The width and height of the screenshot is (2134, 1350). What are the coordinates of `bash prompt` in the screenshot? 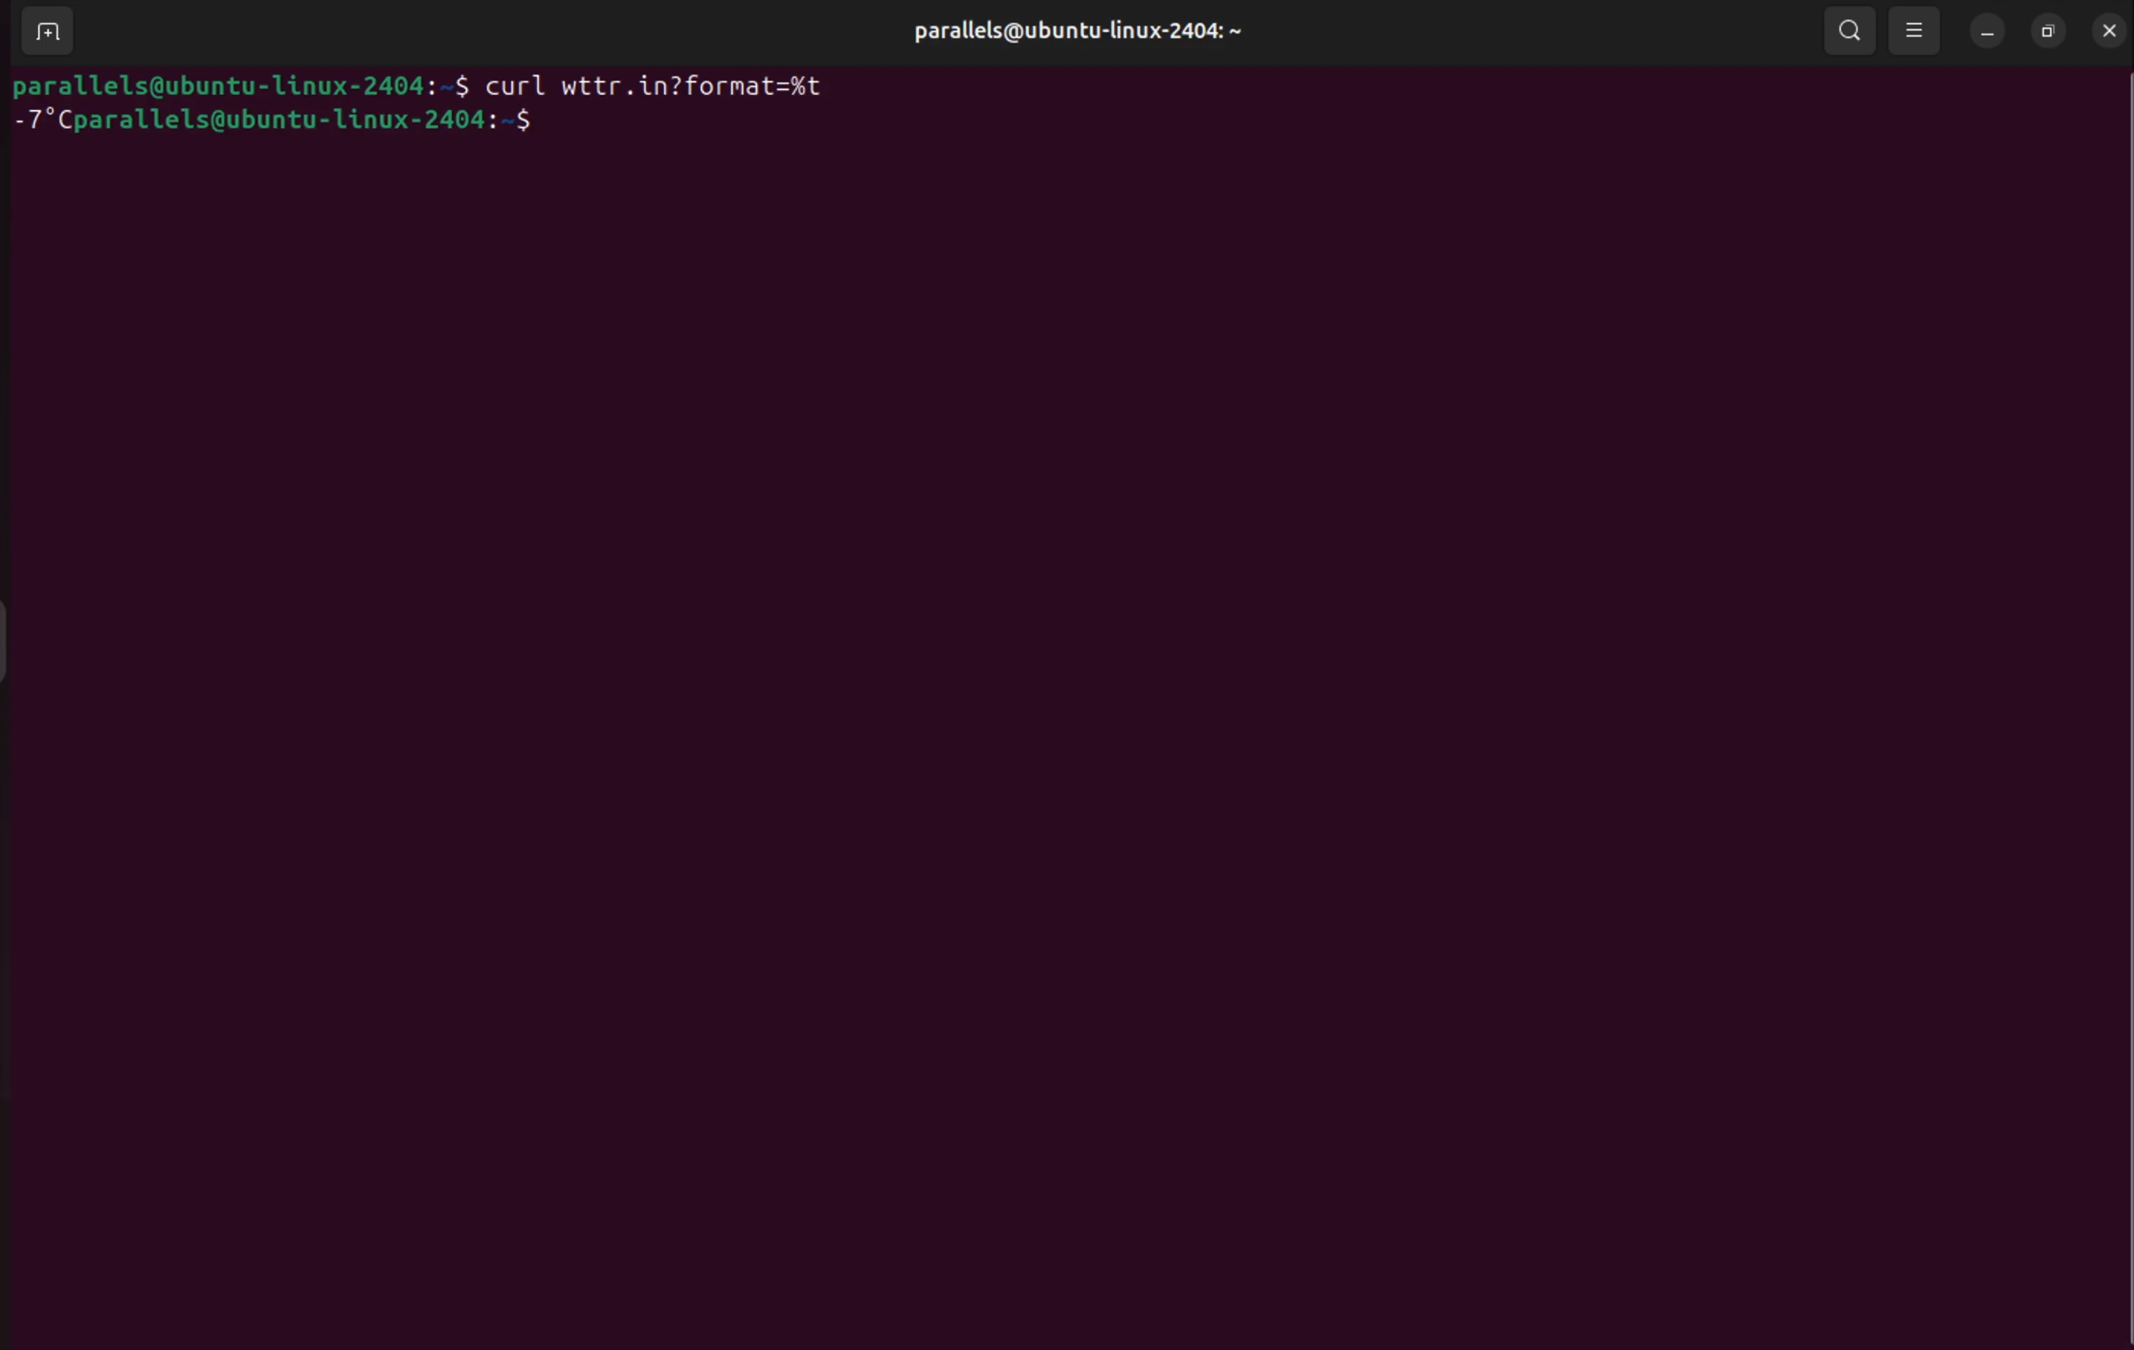 It's located at (303, 121).